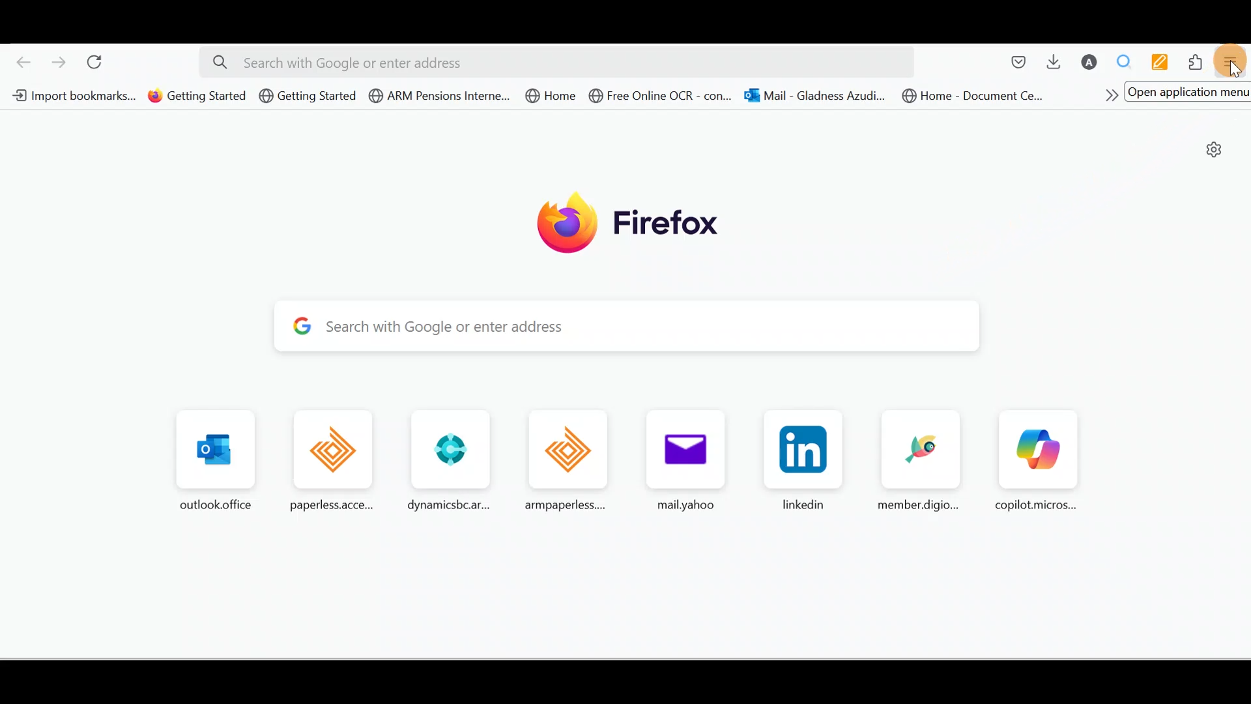 Image resolution: width=1251 pixels, height=704 pixels. What do you see at coordinates (634, 329) in the screenshot?
I see `Search bar` at bounding box center [634, 329].